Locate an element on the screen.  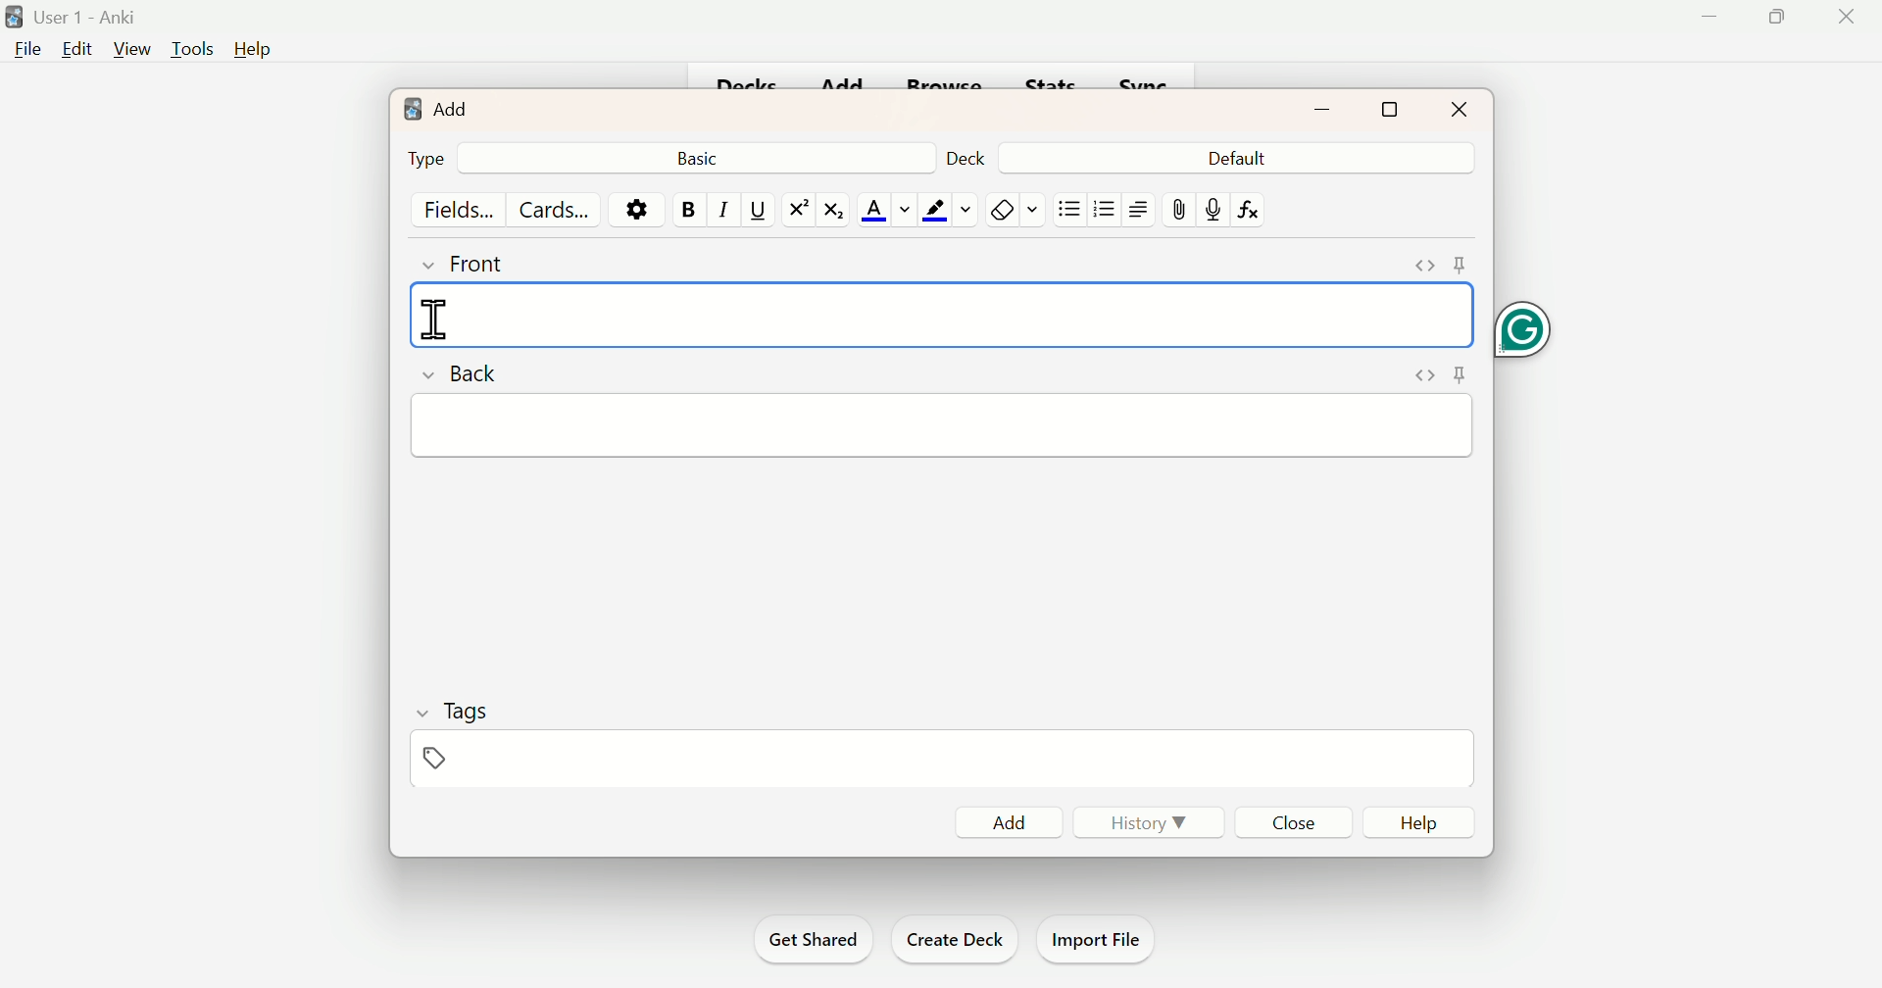
Italiac is located at coordinates (722, 208).